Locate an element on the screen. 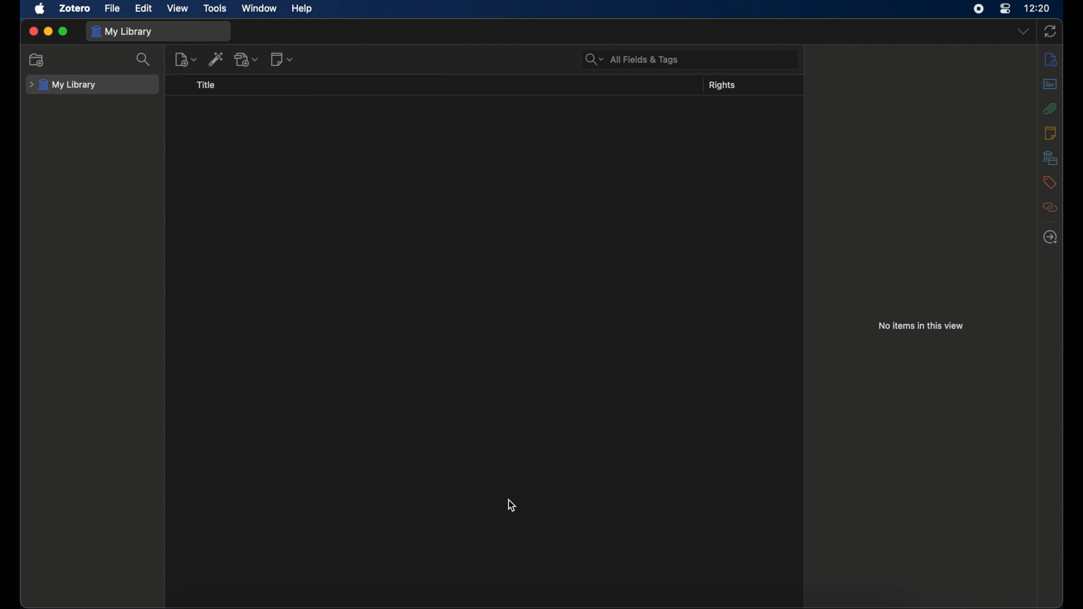  tags is located at coordinates (1049, 183).